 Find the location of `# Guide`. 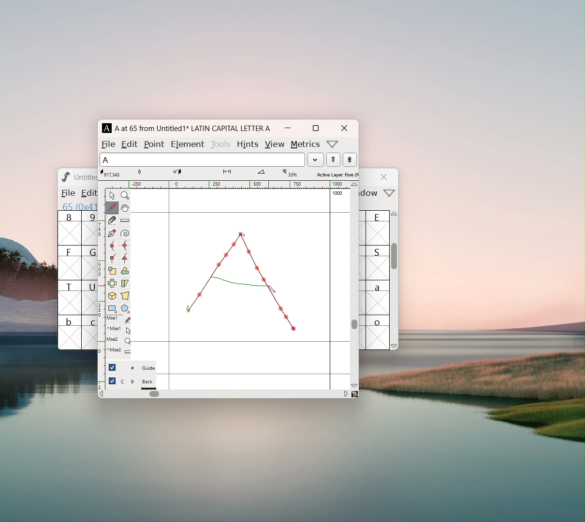

# Guide is located at coordinates (138, 368).